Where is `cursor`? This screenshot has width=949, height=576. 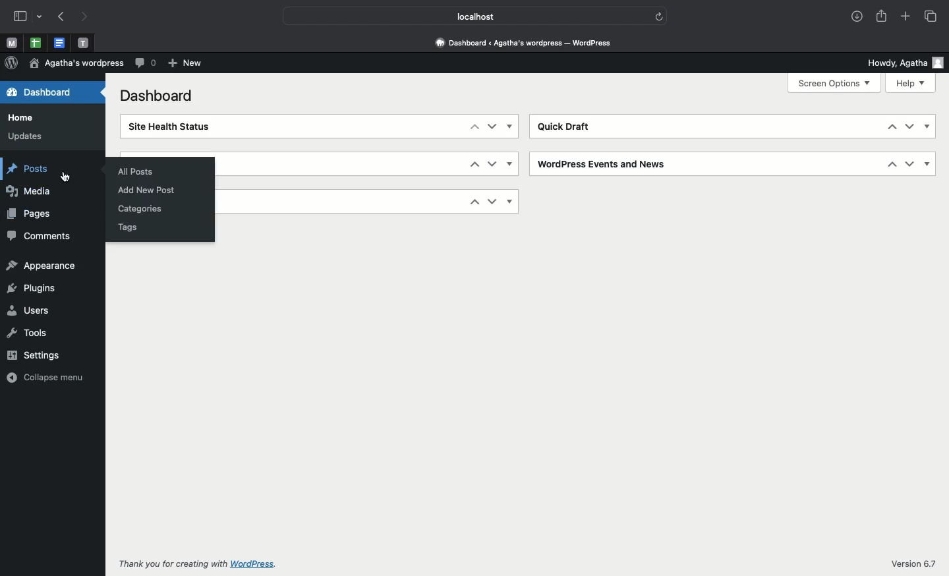
cursor is located at coordinates (65, 176).